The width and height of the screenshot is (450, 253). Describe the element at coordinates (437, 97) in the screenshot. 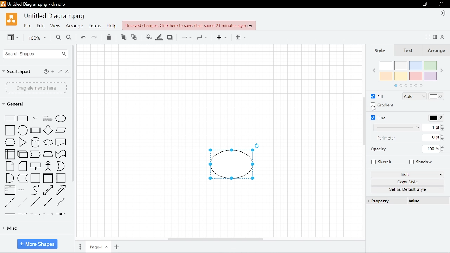

I see `Fill with color` at that location.